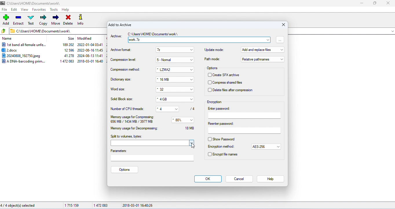 The height and width of the screenshot is (209, 395). What do you see at coordinates (280, 39) in the screenshot?
I see `browse file and folders` at bounding box center [280, 39].